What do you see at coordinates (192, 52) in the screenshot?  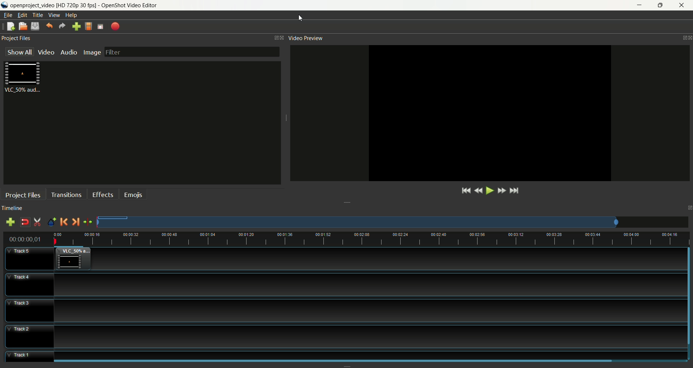 I see `filter` at bounding box center [192, 52].